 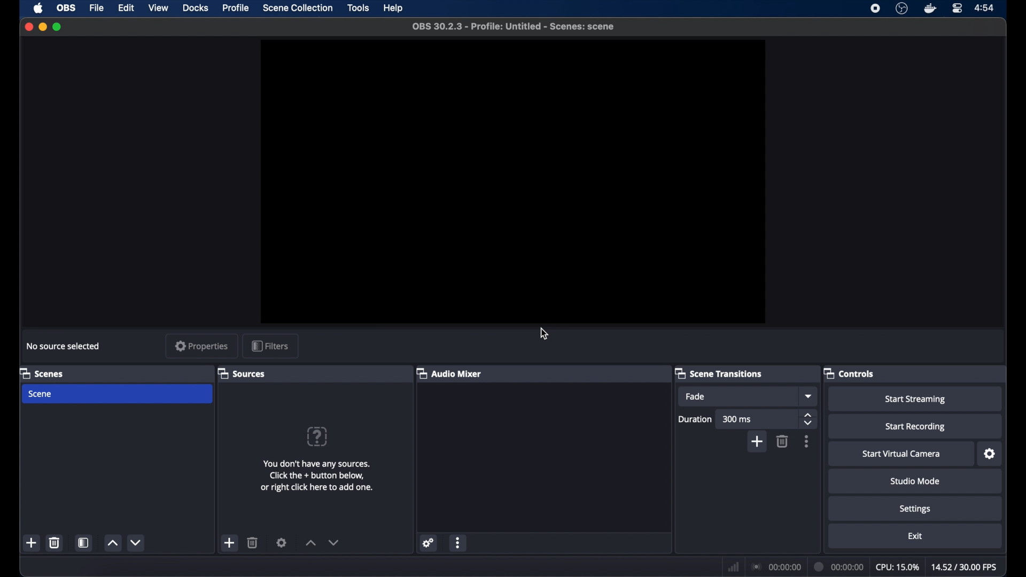 What do you see at coordinates (112, 543) in the screenshot?
I see `increment` at bounding box center [112, 543].